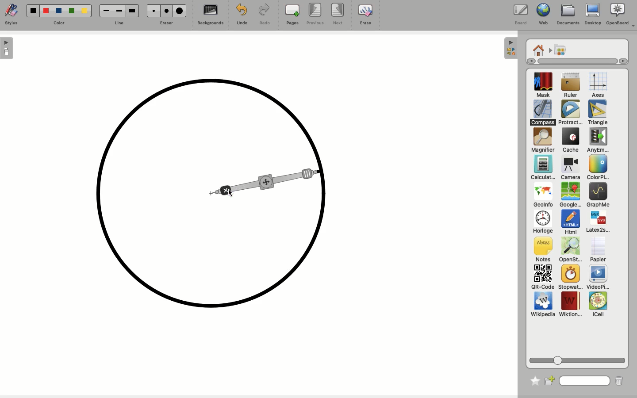 The image size is (637, 398). What do you see at coordinates (542, 140) in the screenshot?
I see `Magnifier` at bounding box center [542, 140].